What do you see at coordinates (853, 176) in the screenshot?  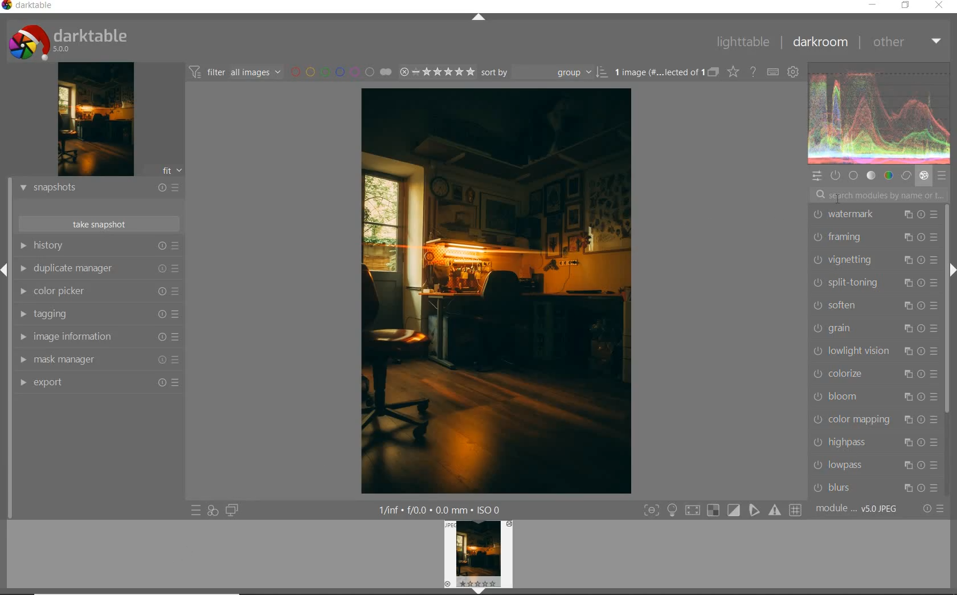 I see `base` at bounding box center [853, 176].